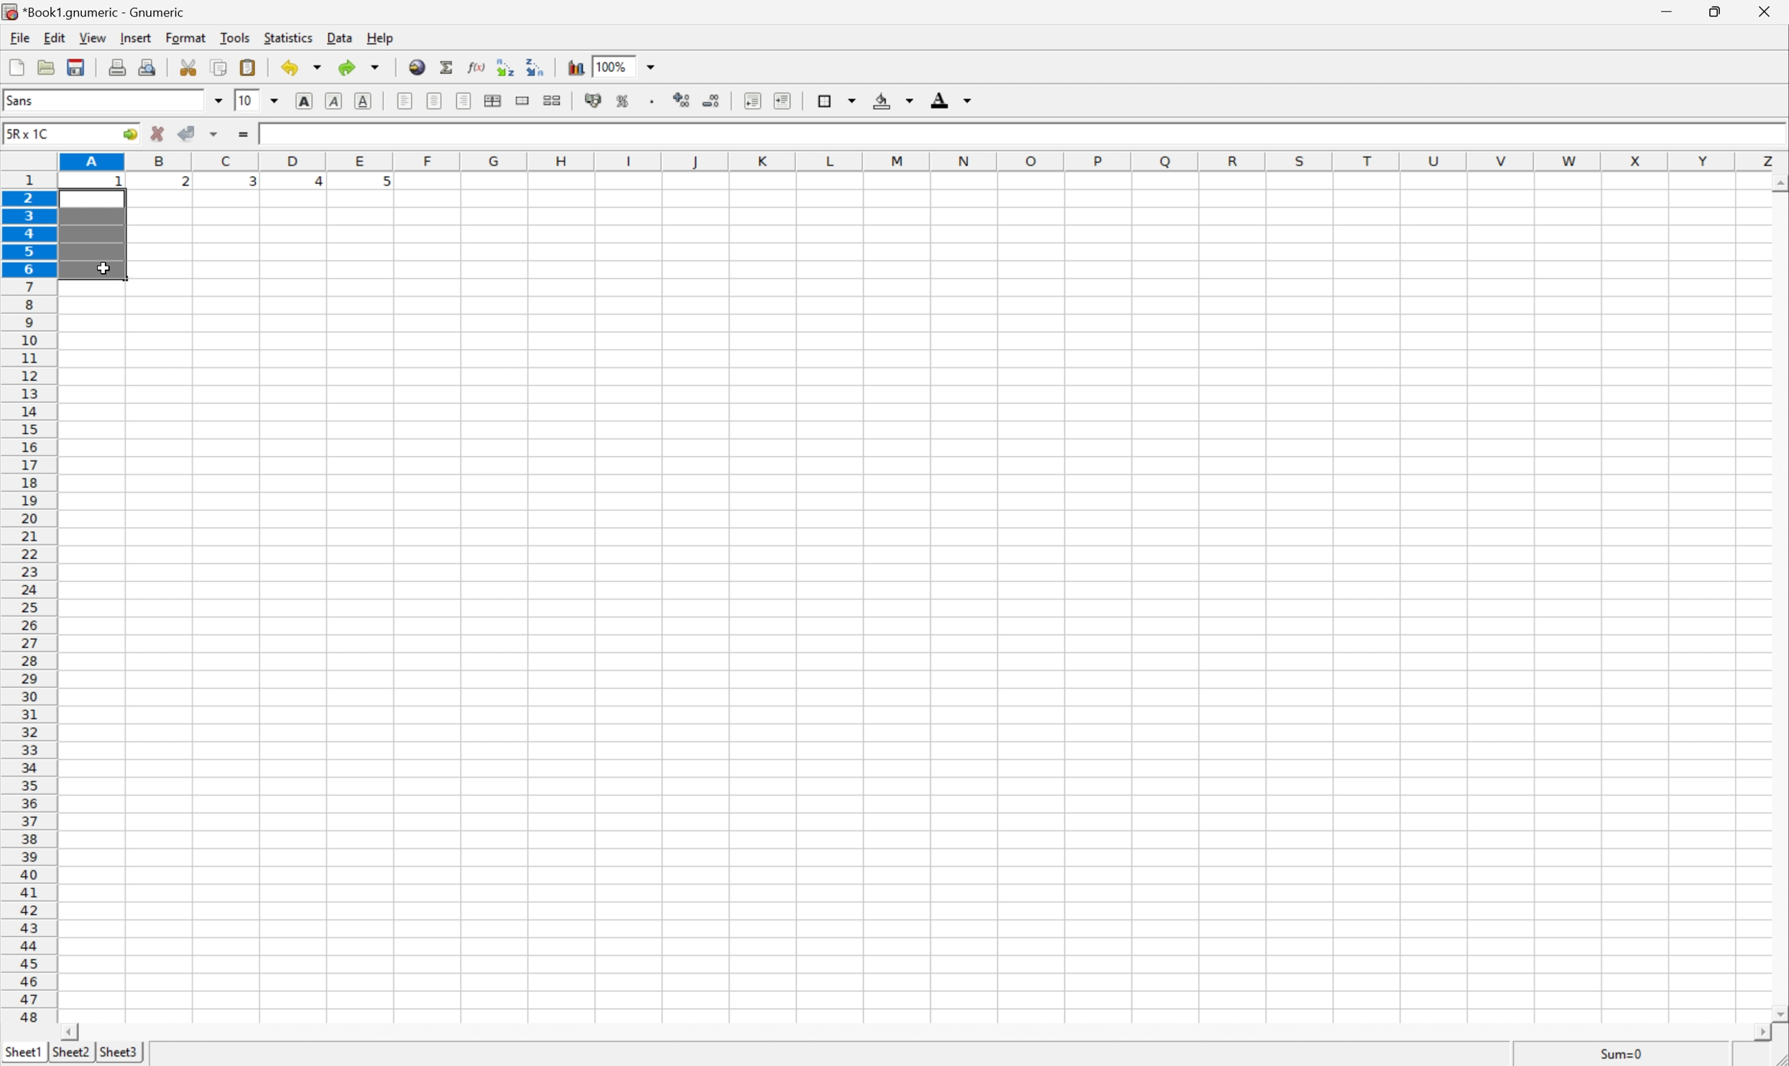 The width and height of the screenshot is (1789, 1066). Describe the element at coordinates (436, 99) in the screenshot. I see `center horizontally` at that location.